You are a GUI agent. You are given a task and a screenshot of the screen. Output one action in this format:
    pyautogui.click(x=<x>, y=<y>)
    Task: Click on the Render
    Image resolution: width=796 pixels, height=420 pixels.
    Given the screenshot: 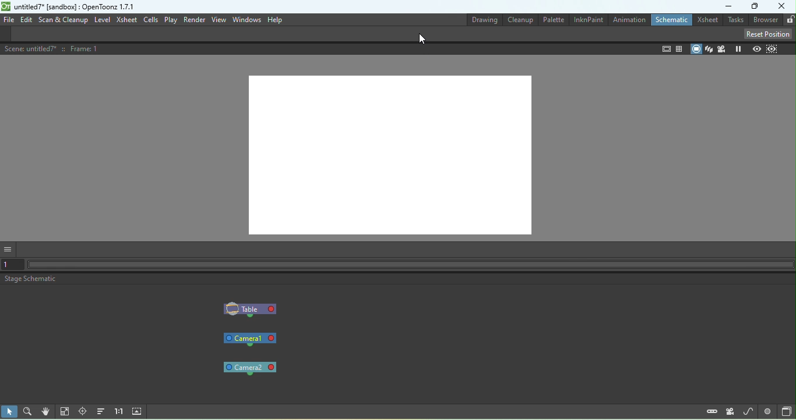 What is the action you would take?
    pyautogui.click(x=195, y=20)
    